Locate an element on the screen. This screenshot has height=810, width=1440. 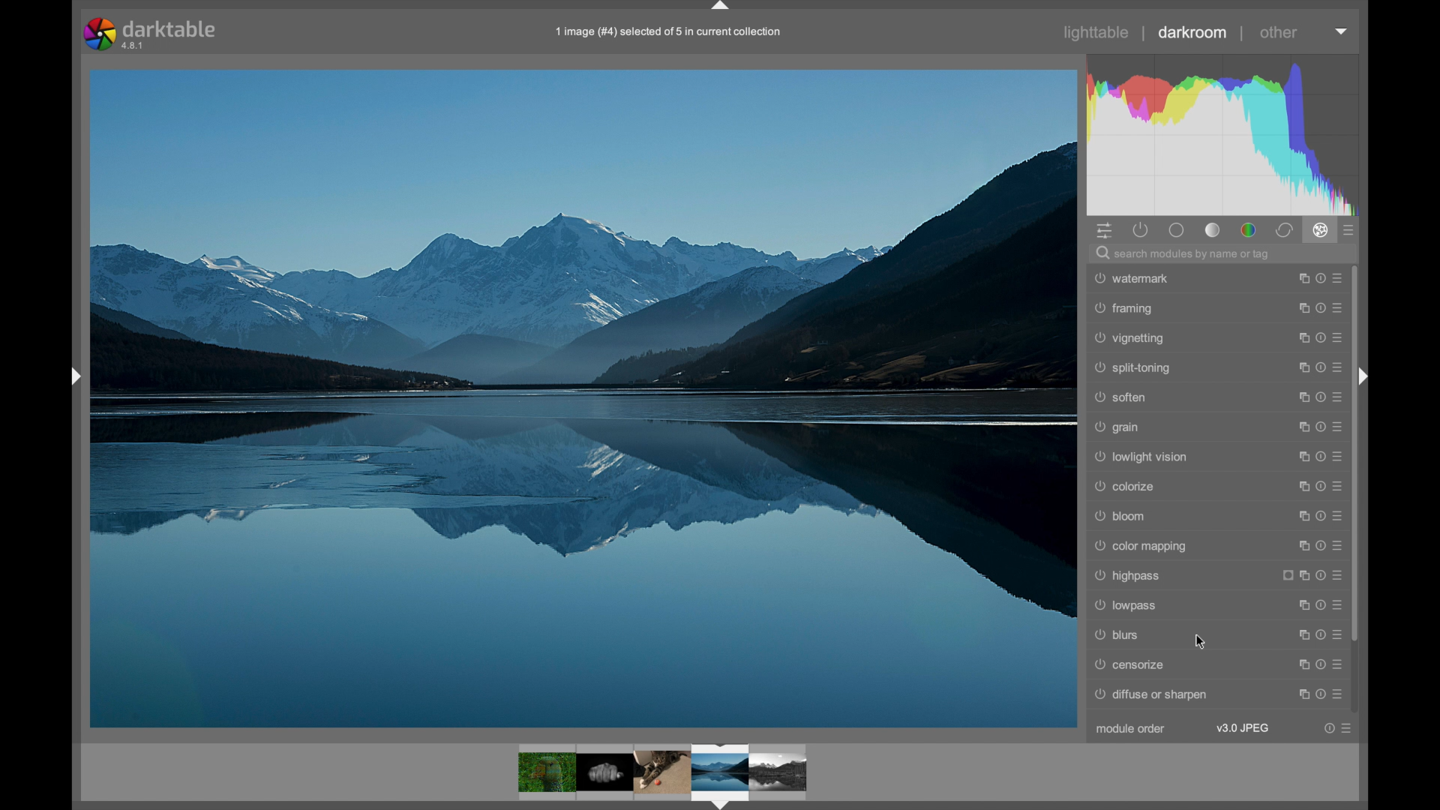
maximize is located at coordinates (1299, 515).